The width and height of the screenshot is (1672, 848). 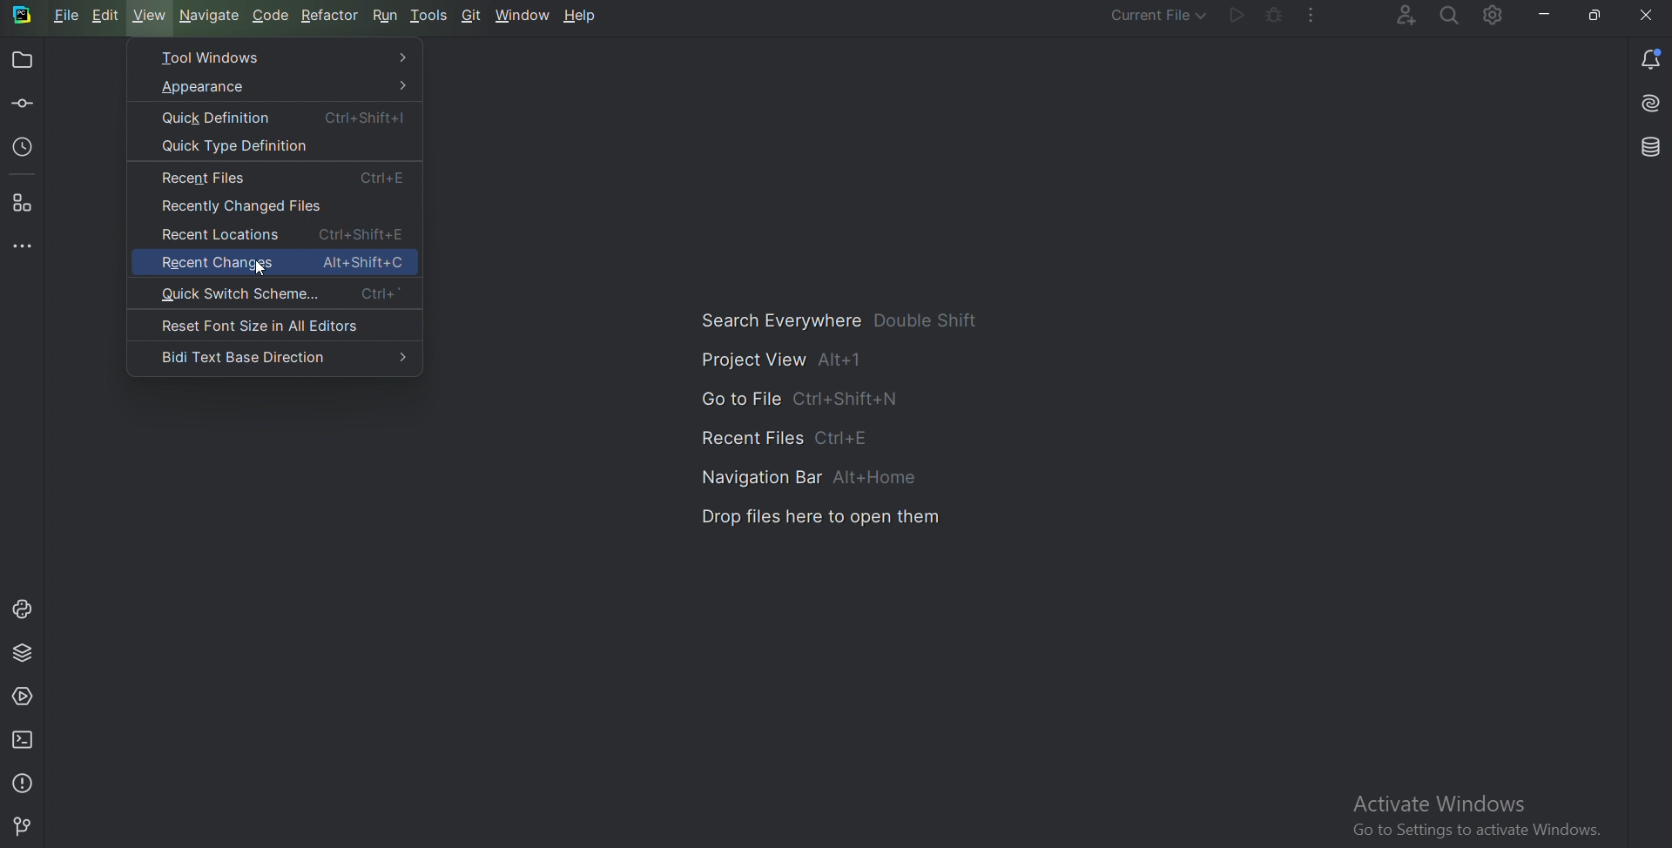 What do you see at coordinates (1647, 15) in the screenshot?
I see `Cross` at bounding box center [1647, 15].